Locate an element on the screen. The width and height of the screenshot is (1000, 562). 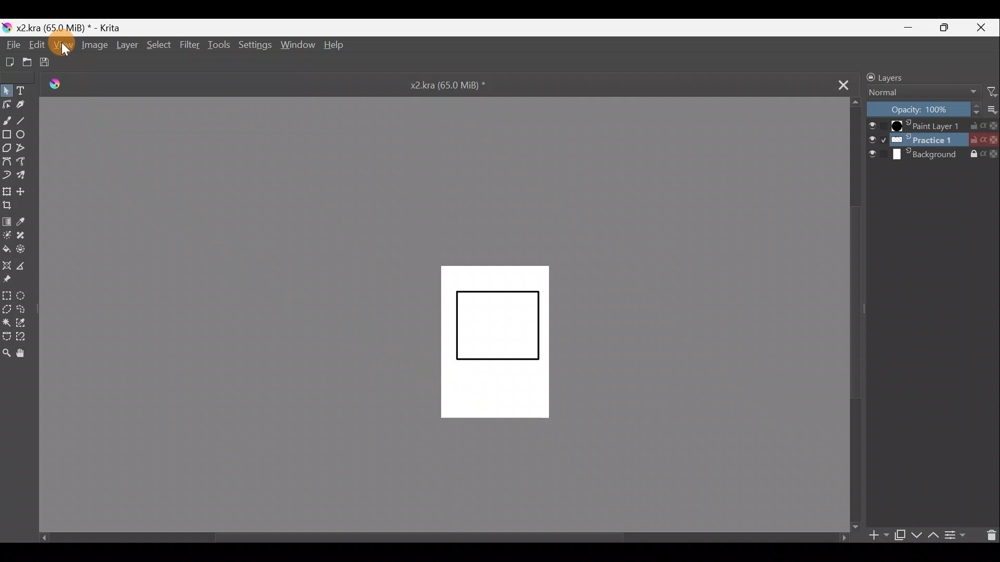
Normal Blending mode is located at coordinates (922, 93).